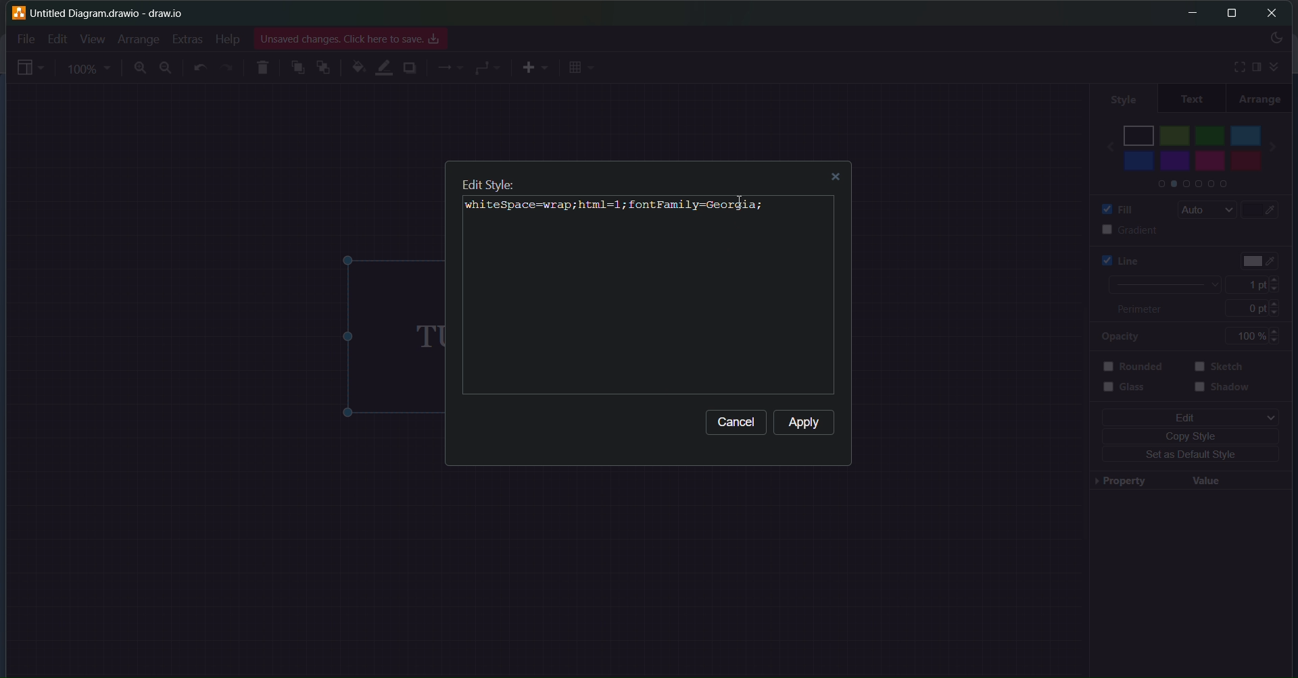 This screenshot has height=678, width=1298. I want to click on light blue, so click(1247, 133).